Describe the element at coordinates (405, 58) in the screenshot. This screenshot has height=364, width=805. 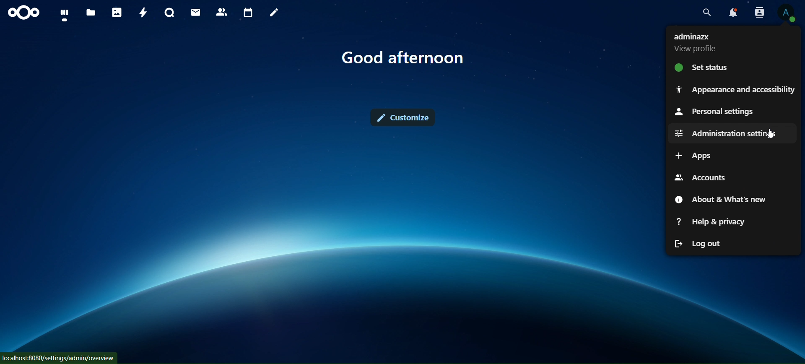
I see `Good afternoon` at that location.